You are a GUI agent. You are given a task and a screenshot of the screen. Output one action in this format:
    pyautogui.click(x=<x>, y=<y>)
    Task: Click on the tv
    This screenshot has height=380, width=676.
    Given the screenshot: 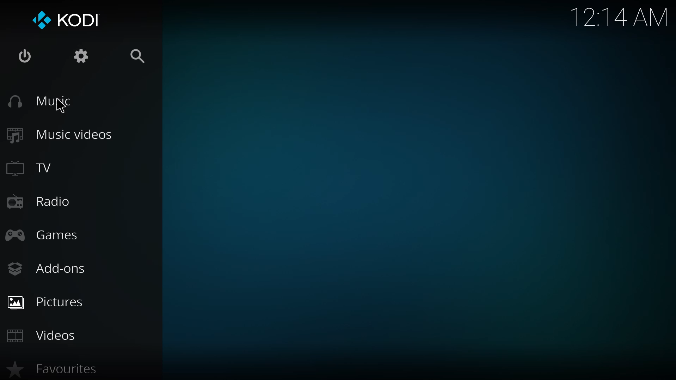 What is the action you would take?
    pyautogui.click(x=35, y=167)
    